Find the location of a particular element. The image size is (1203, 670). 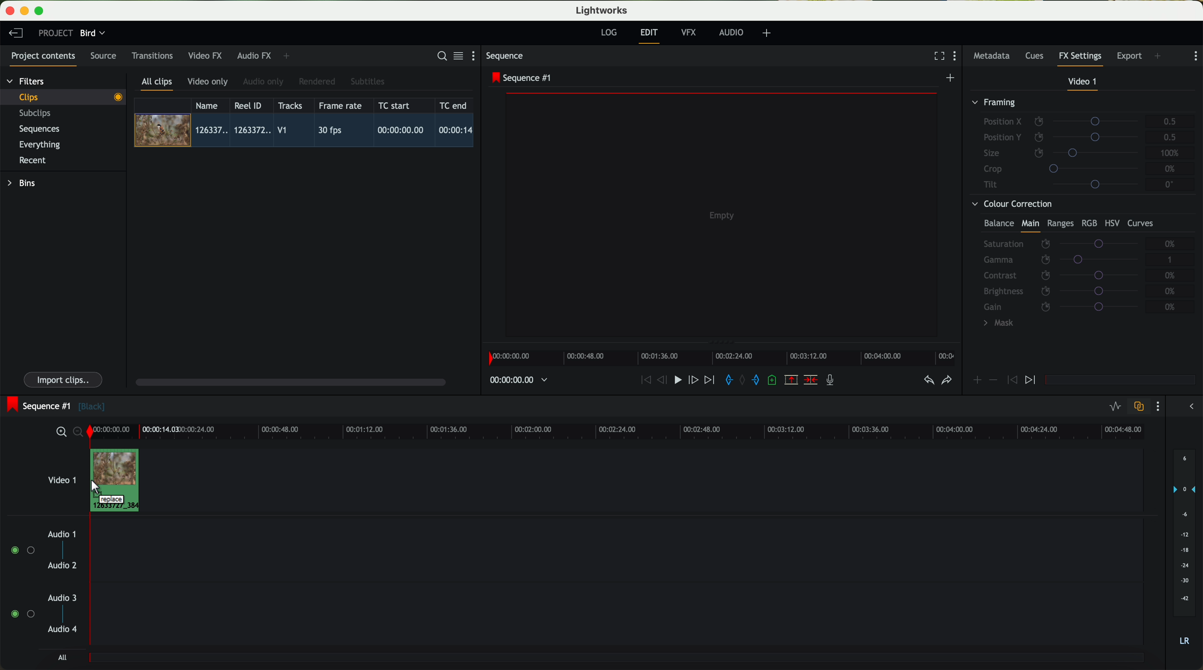

toggle audio levels editing is located at coordinates (1115, 408).